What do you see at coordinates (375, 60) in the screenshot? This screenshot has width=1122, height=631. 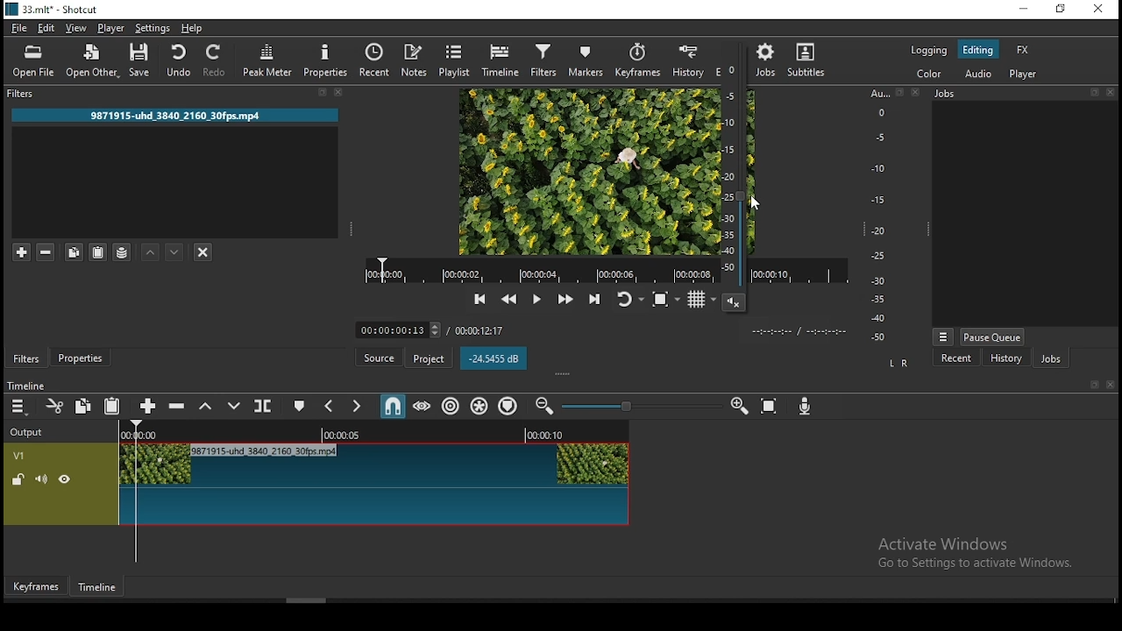 I see `split at playhead` at bounding box center [375, 60].